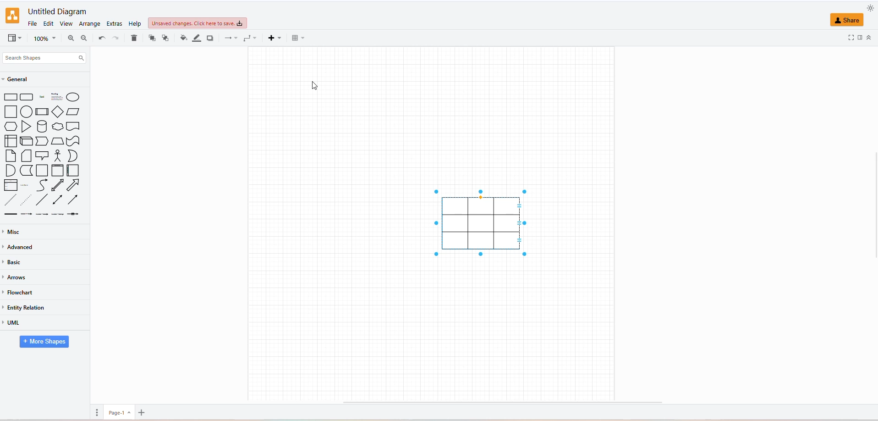 The image size is (878, 421). I want to click on uml, so click(14, 325).